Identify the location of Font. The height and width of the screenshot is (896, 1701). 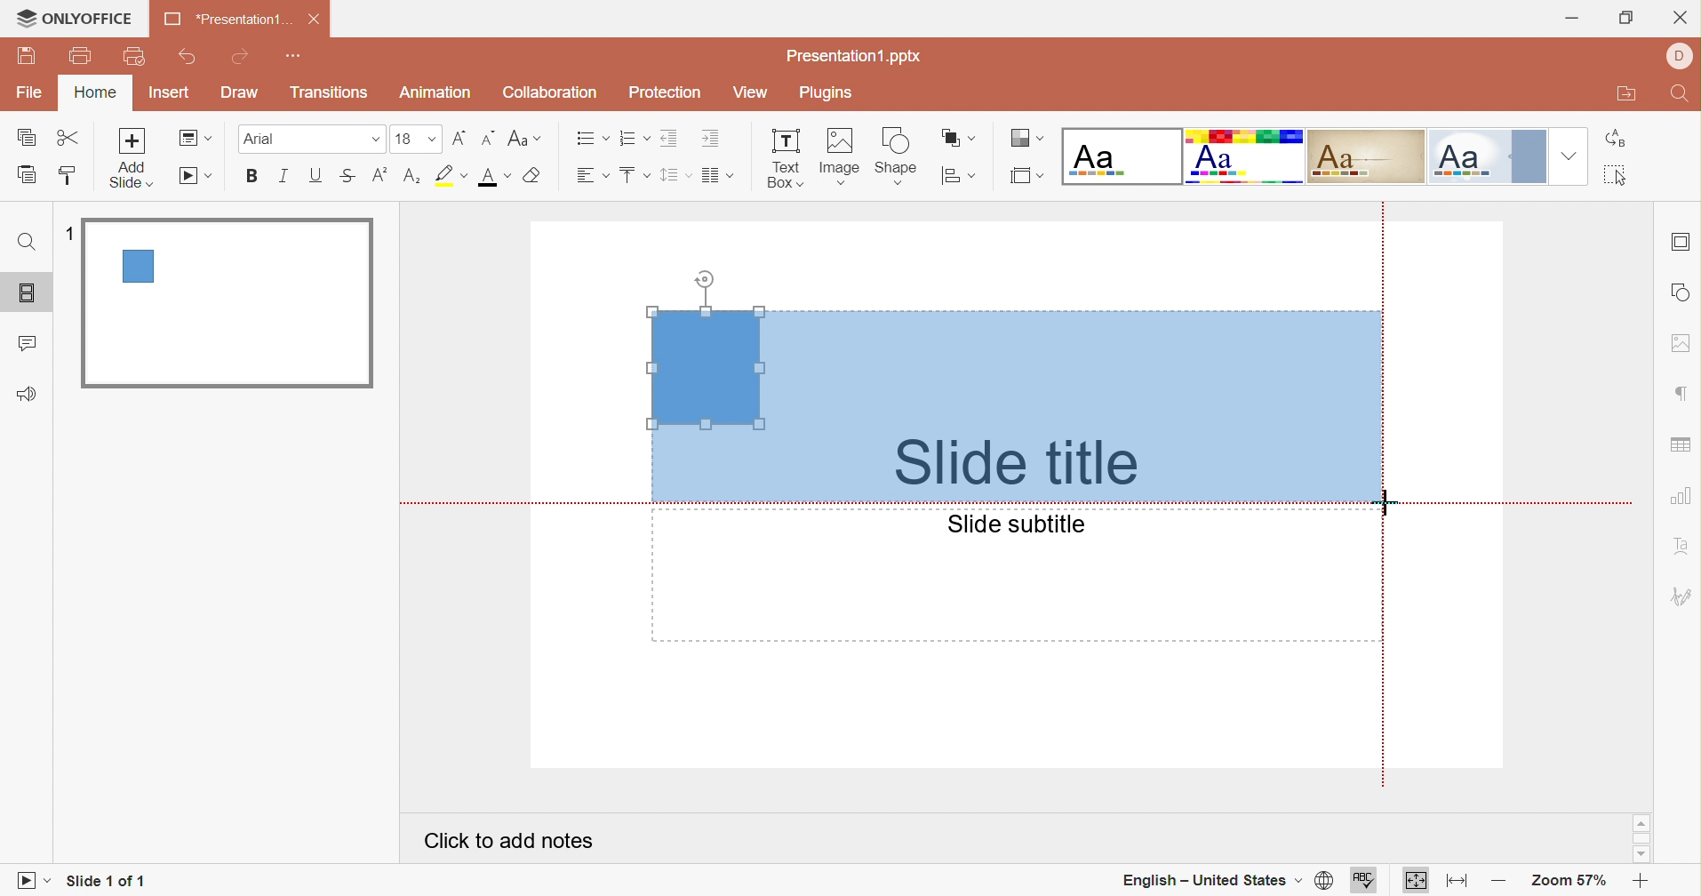
(310, 139).